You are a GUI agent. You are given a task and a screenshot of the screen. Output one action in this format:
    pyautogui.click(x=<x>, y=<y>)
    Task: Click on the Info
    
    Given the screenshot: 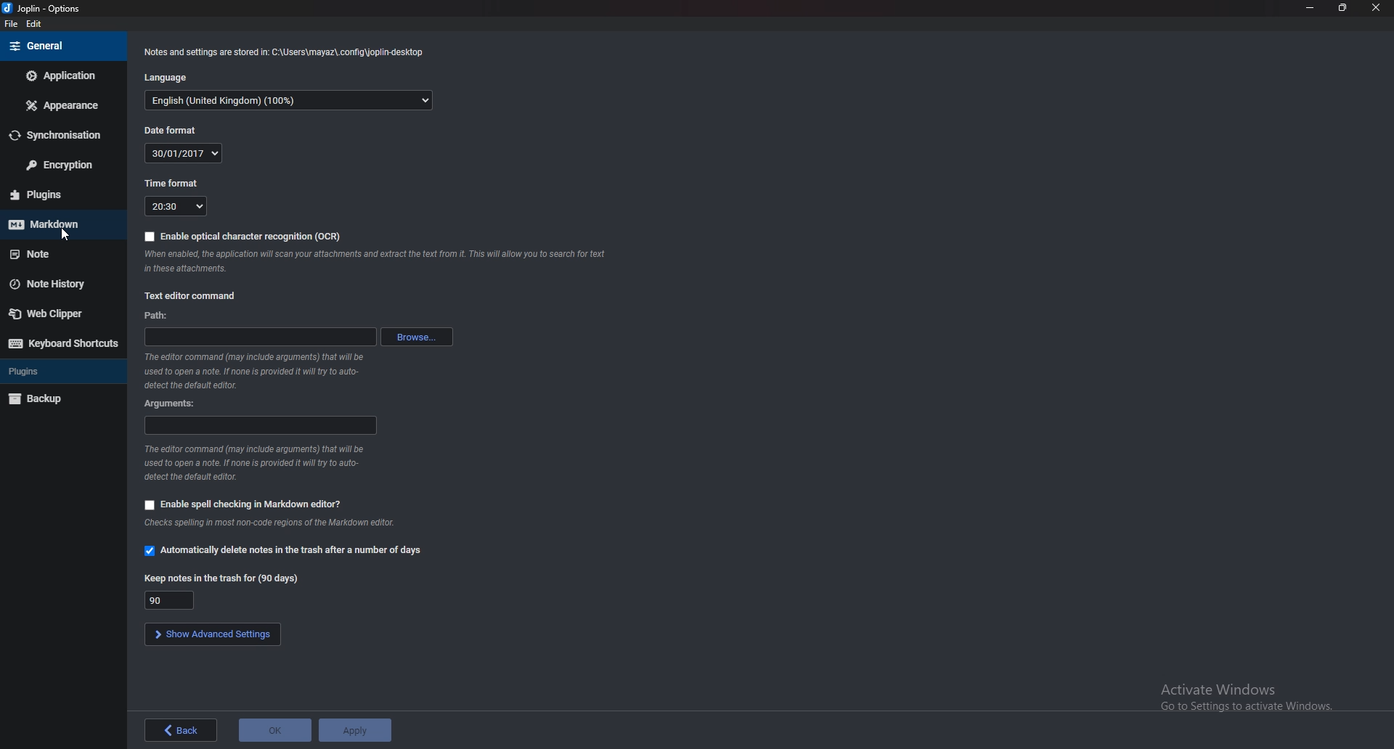 What is the action you would take?
    pyautogui.click(x=261, y=462)
    